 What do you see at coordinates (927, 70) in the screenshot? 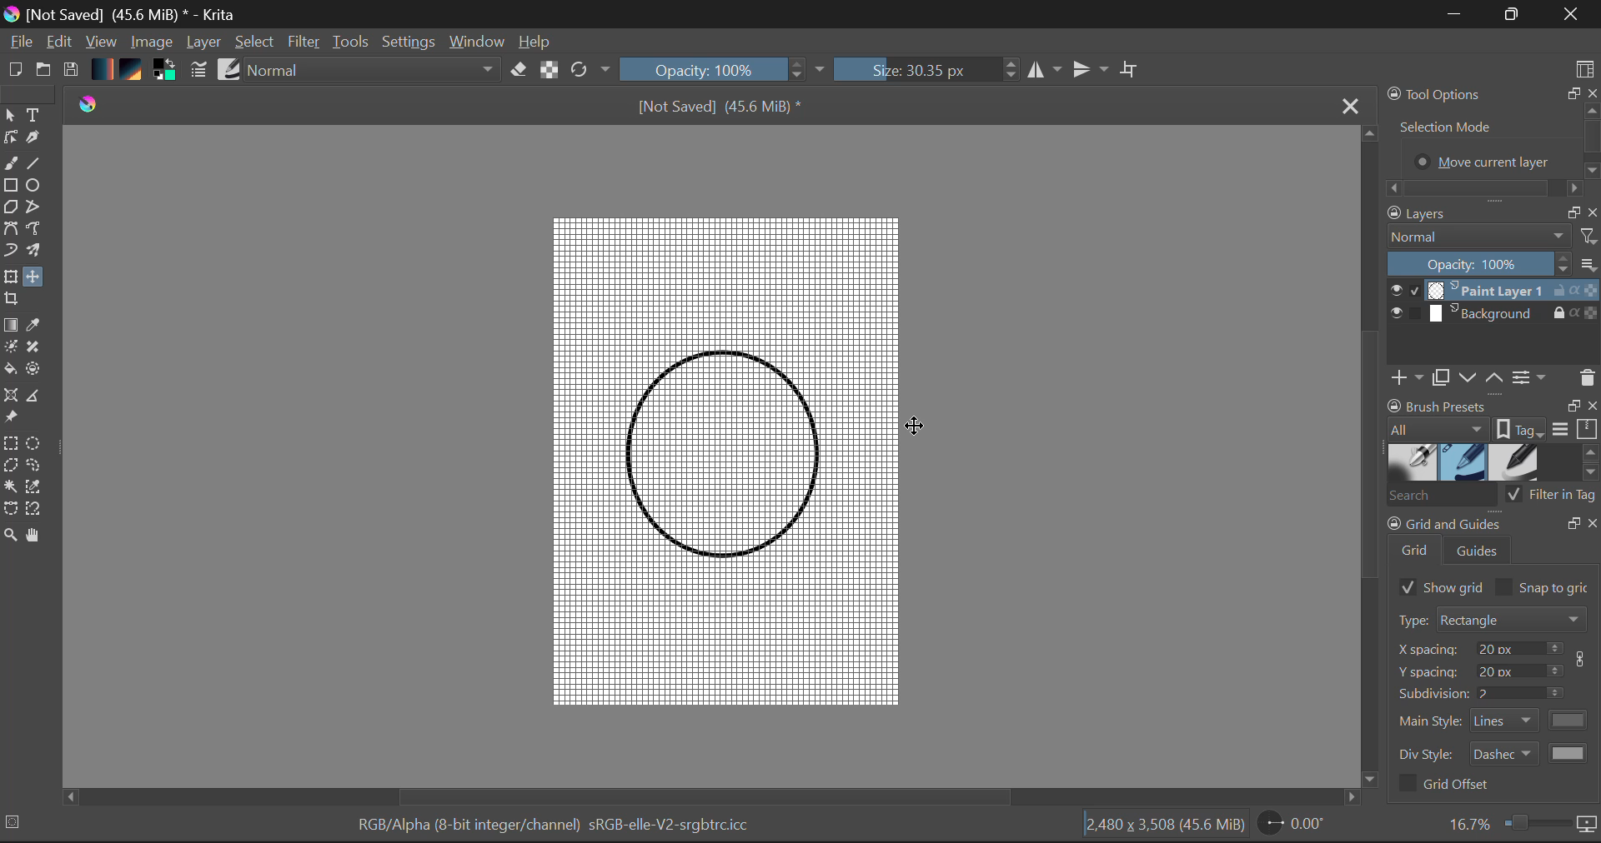
I see `Brush Size` at bounding box center [927, 70].